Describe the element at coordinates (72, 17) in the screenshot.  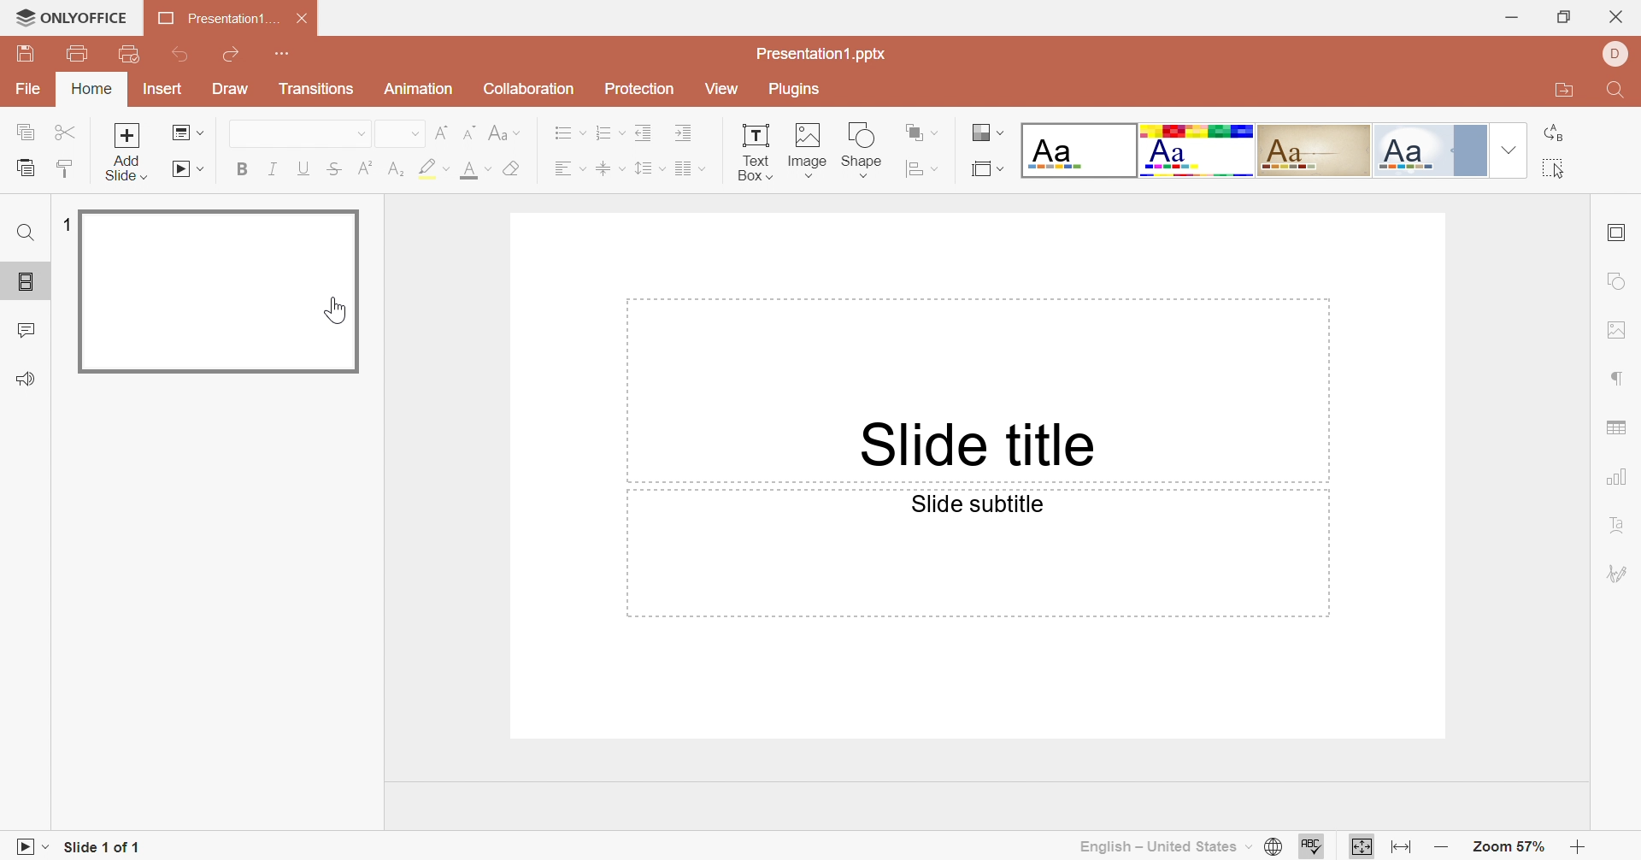
I see `ONLYOFFICE` at that location.